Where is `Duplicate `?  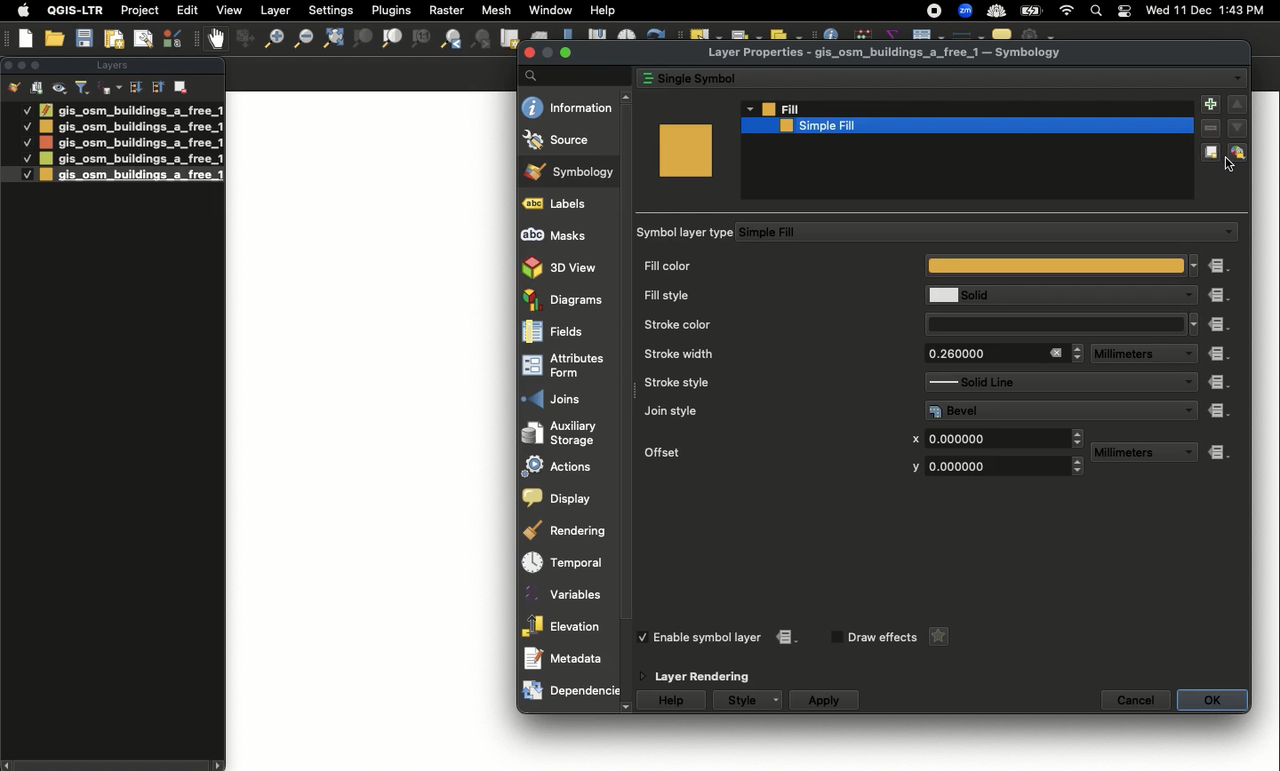
Duplicate  is located at coordinates (1211, 154).